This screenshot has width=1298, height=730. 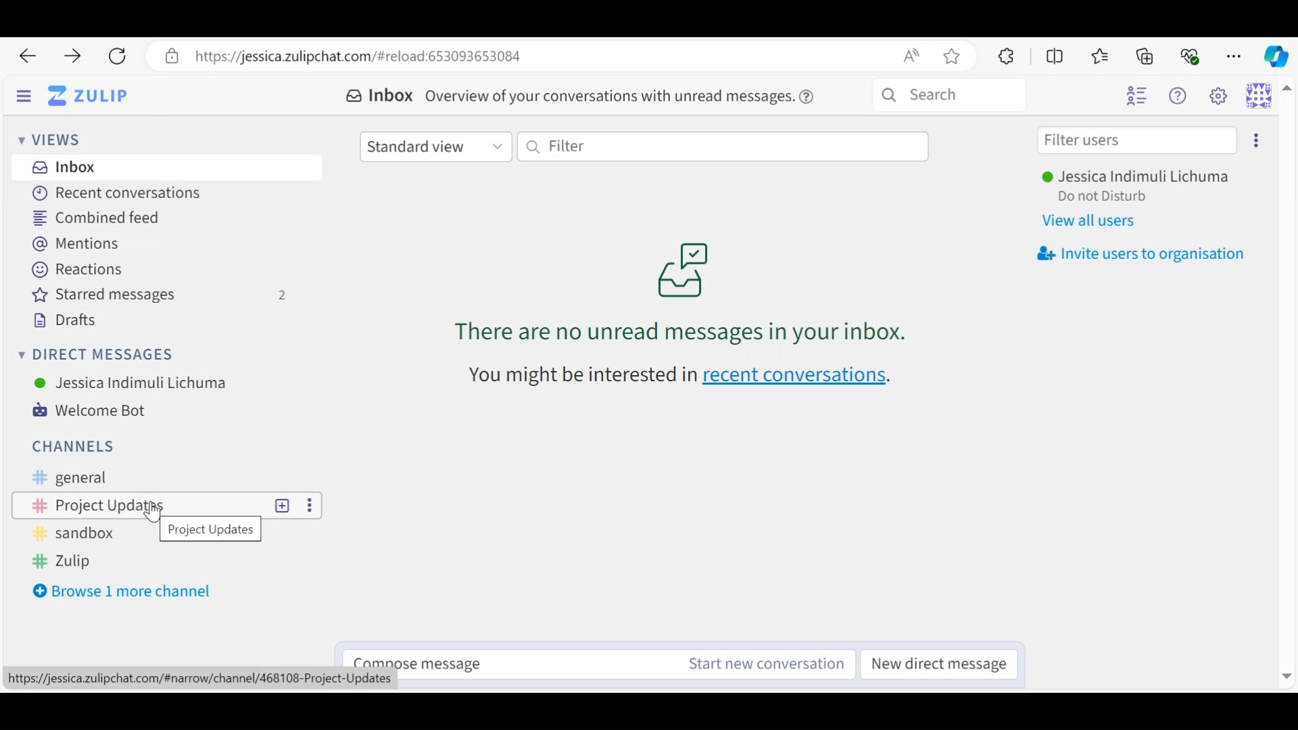 I want to click on Channels, so click(x=71, y=445).